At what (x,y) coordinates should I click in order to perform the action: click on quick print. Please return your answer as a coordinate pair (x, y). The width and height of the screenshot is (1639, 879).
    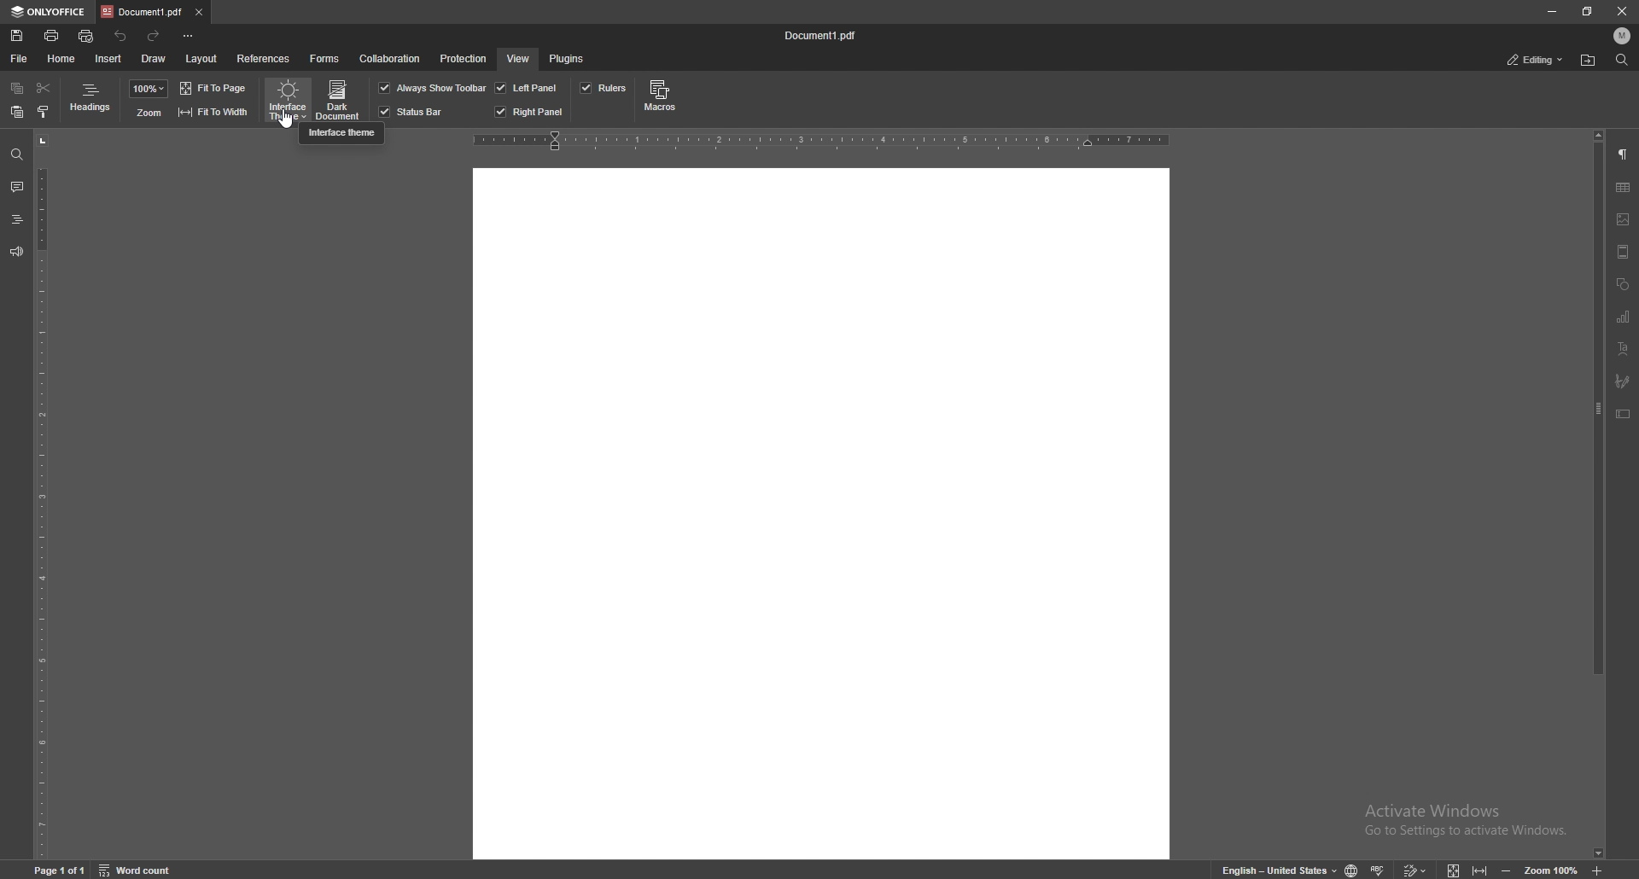
    Looking at the image, I should click on (86, 37).